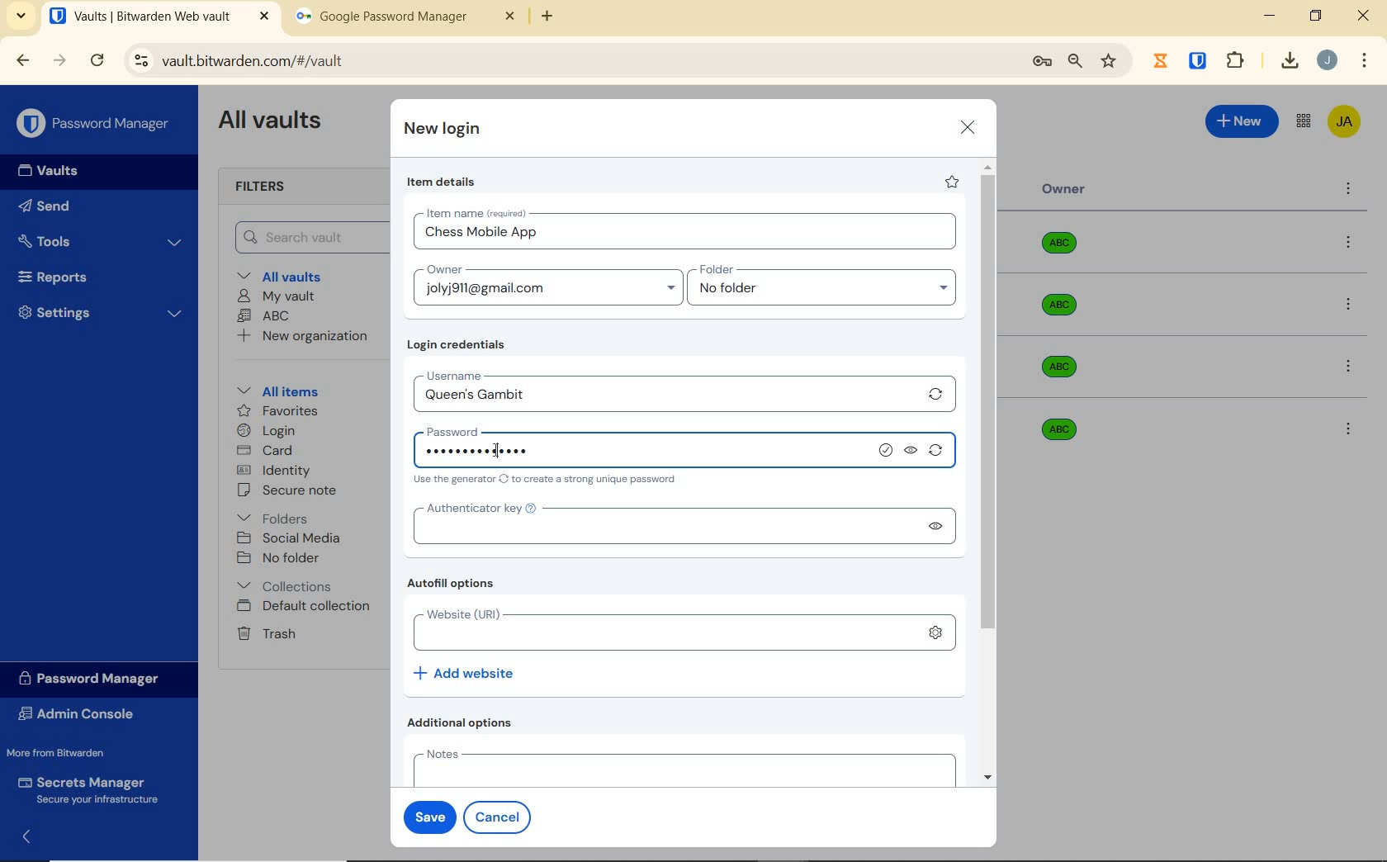 The width and height of the screenshot is (1387, 862). I want to click on close side bar, so click(36, 836).